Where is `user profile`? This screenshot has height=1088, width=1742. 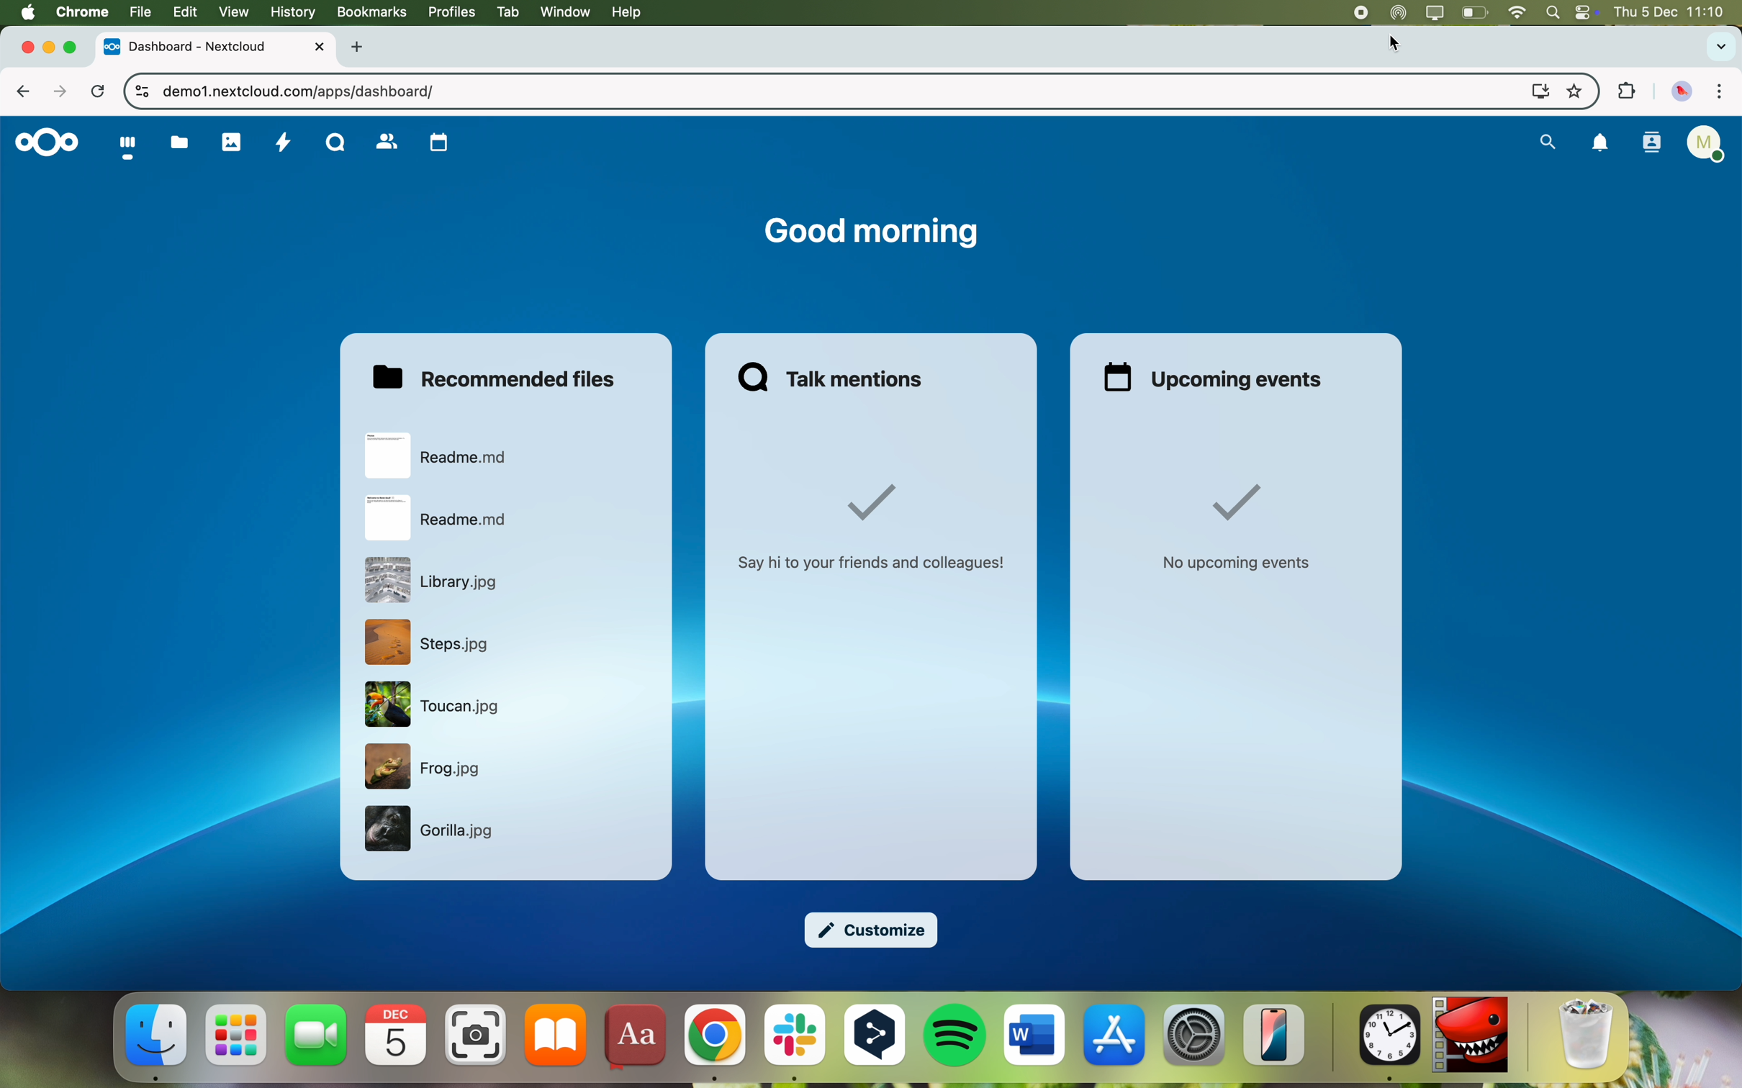
user profile is located at coordinates (1708, 146).